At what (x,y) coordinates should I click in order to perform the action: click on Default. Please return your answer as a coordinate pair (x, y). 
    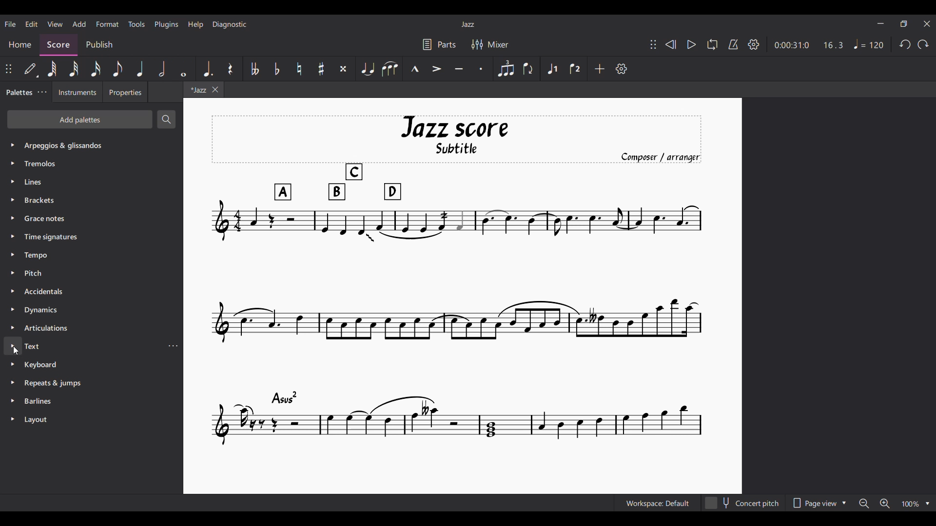
    Looking at the image, I should click on (30, 69).